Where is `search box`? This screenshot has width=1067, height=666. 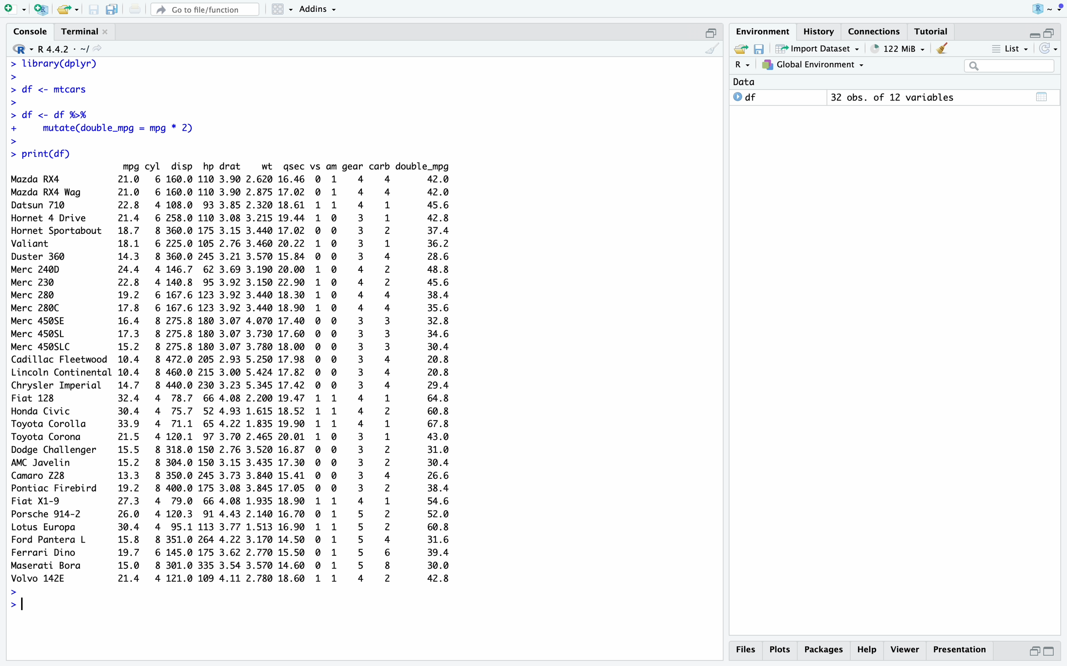
search box is located at coordinates (1010, 66).